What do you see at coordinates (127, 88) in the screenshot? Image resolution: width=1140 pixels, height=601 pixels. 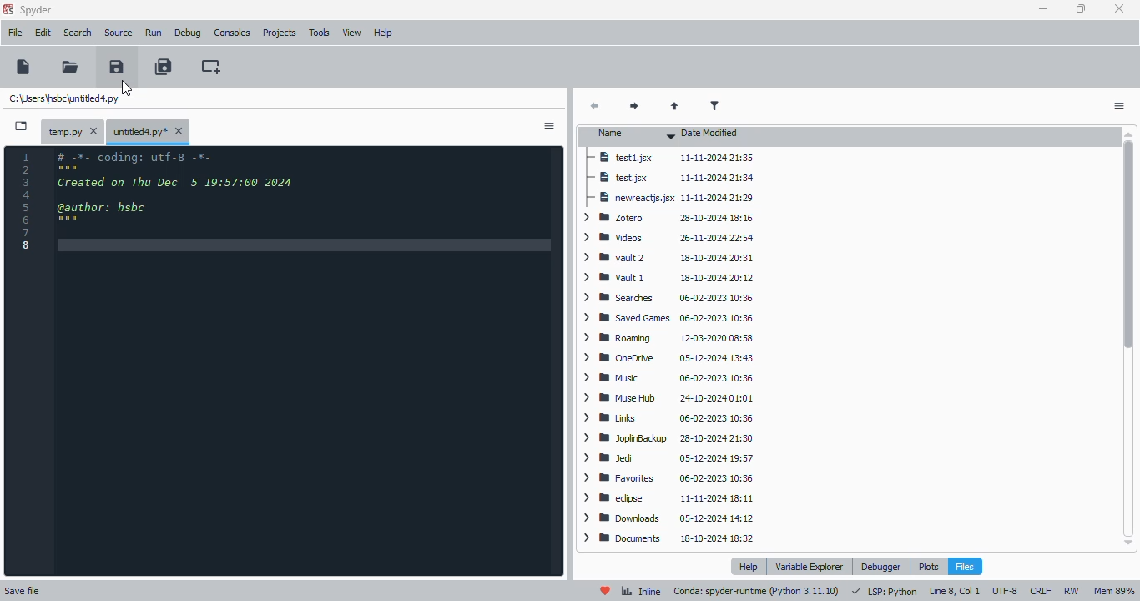 I see `cursor` at bounding box center [127, 88].